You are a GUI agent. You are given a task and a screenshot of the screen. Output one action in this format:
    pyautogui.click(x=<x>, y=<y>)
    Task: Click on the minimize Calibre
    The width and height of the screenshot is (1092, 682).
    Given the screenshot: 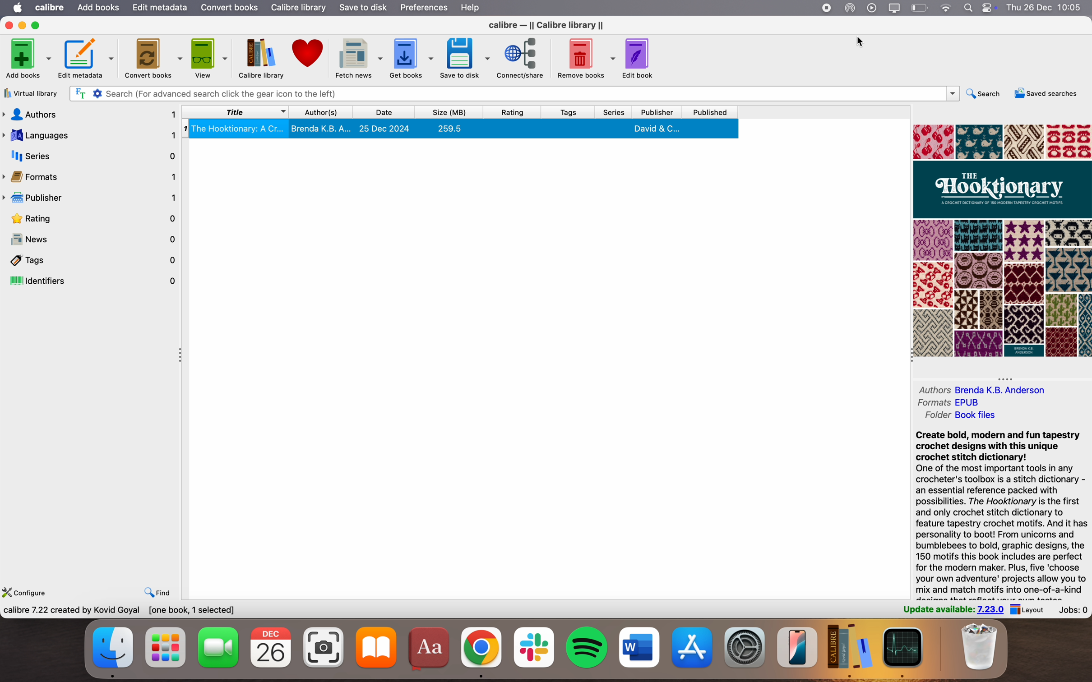 What is the action you would take?
    pyautogui.click(x=24, y=25)
    